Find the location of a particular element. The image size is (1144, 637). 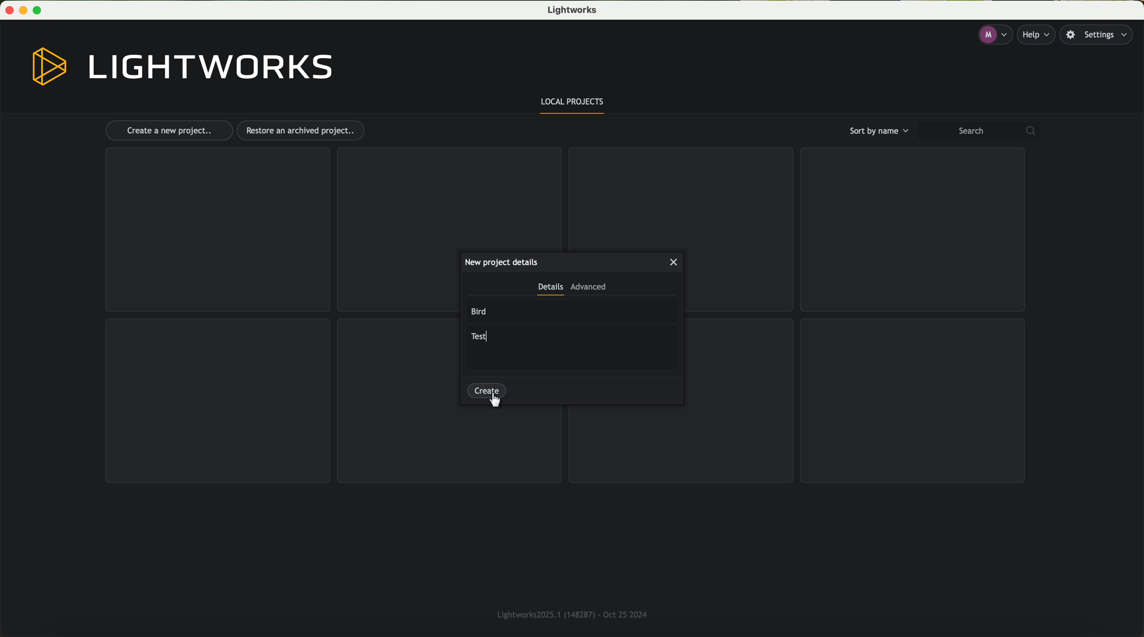

registered trademark is located at coordinates (569, 613).